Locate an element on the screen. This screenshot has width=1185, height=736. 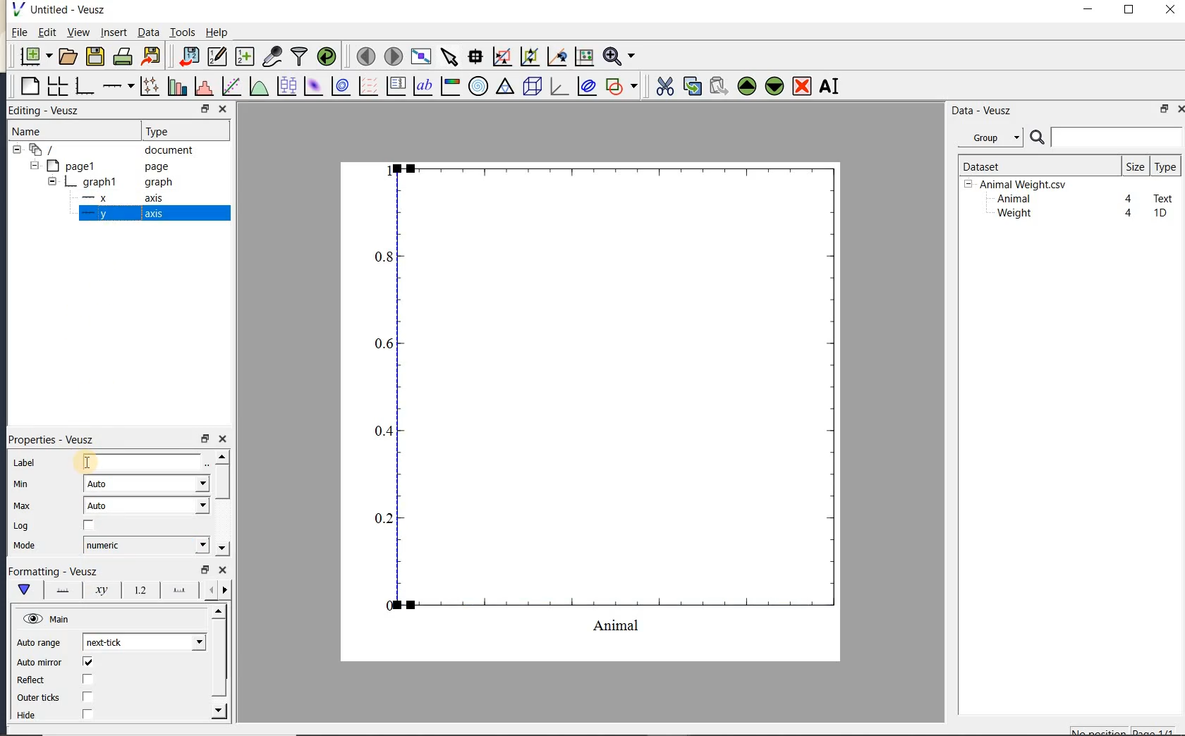
save the document is located at coordinates (95, 57).